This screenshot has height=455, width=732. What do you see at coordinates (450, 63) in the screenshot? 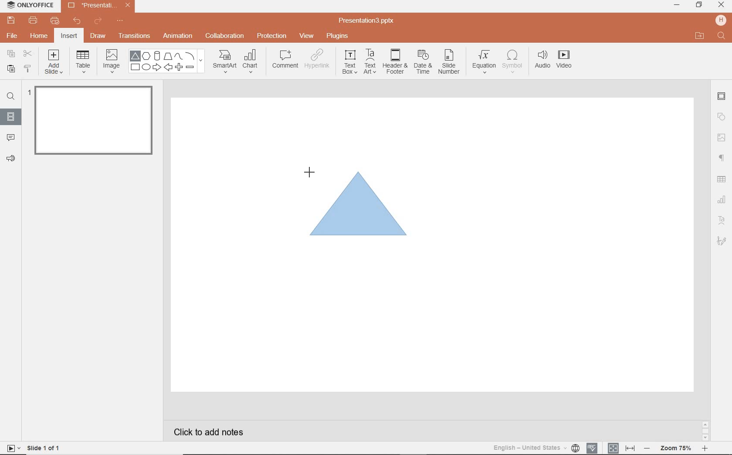
I see `SLIDE NUMBER` at bounding box center [450, 63].